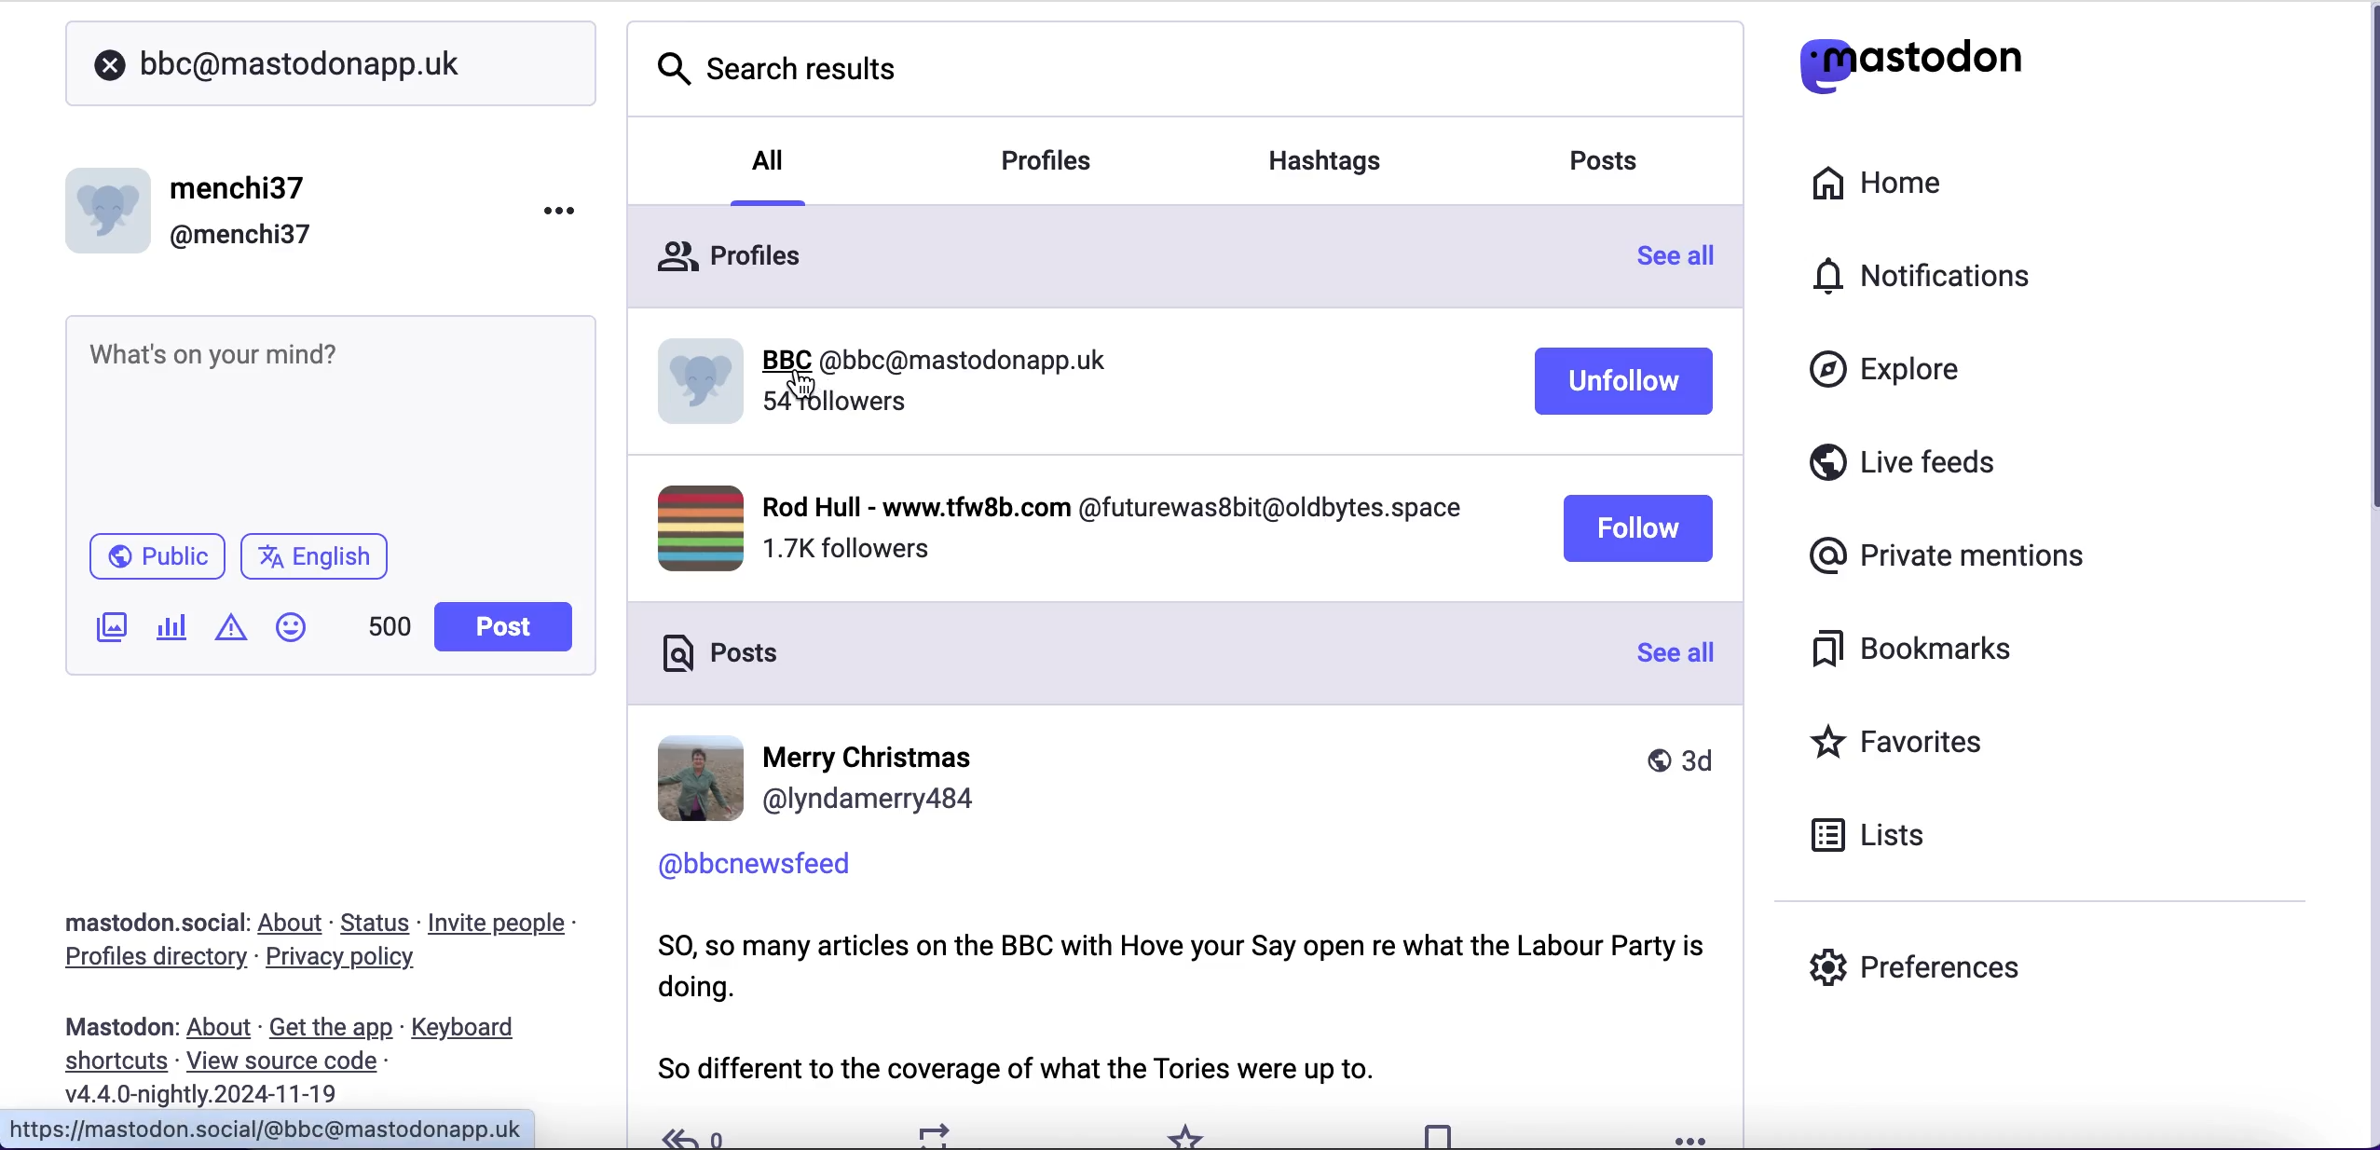 The image size is (2380, 1150). Describe the element at coordinates (1918, 650) in the screenshot. I see `bookmarks` at that location.